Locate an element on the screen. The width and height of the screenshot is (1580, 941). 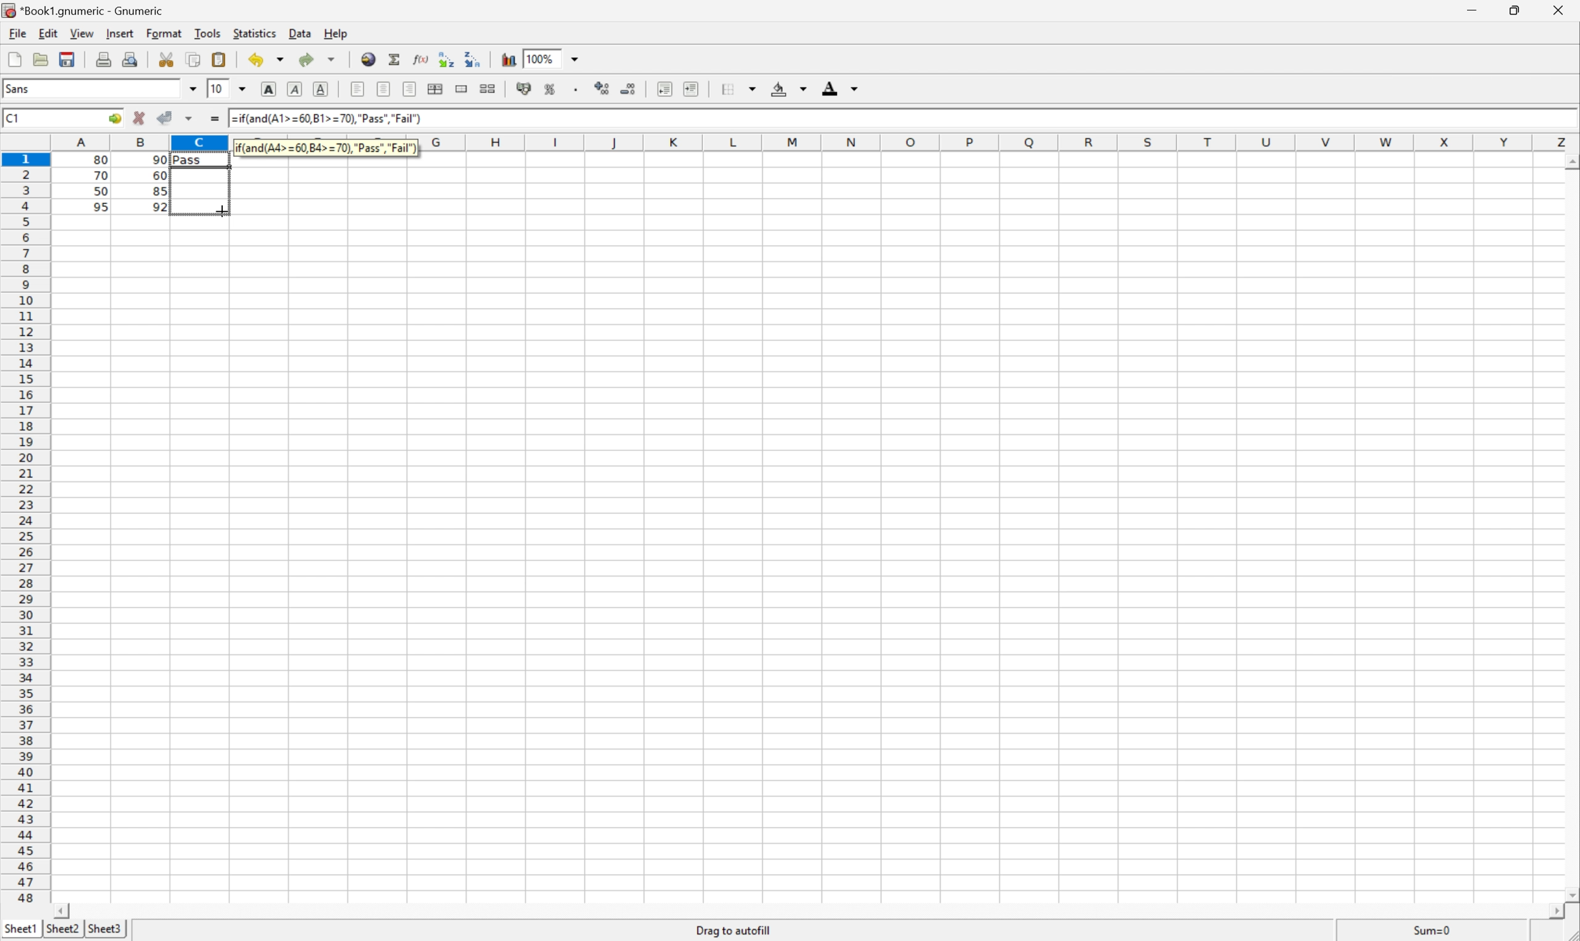
Scroll Left is located at coordinates (66, 907).